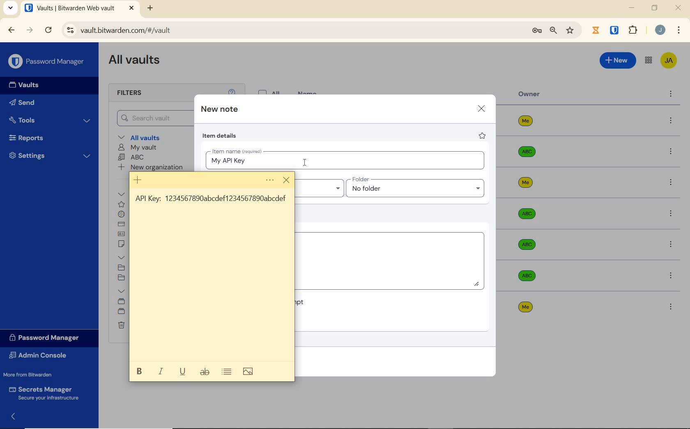 The width and height of the screenshot is (690, 429). What do you see at coordinates (228, 371) in the screenshot?
I see `toggle bullets` at bounding box center [228, 371].